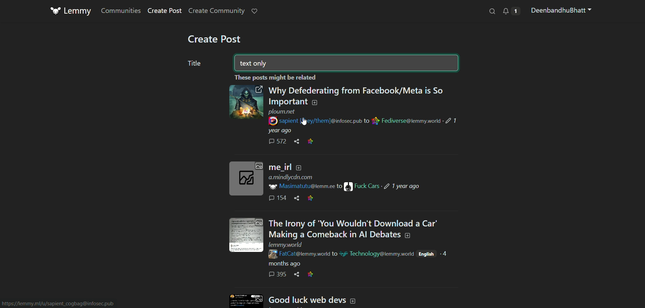 The width and height of the screenshot is (645, 308). What do you see at coordinates (246, 235) in the screenshot?
I see `Click to expand image` at bounding box center [246, 235].